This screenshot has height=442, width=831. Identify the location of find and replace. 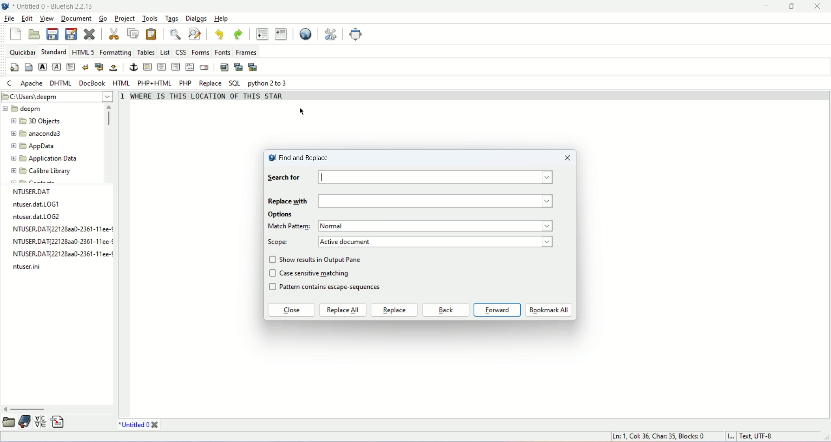
(194, 34).